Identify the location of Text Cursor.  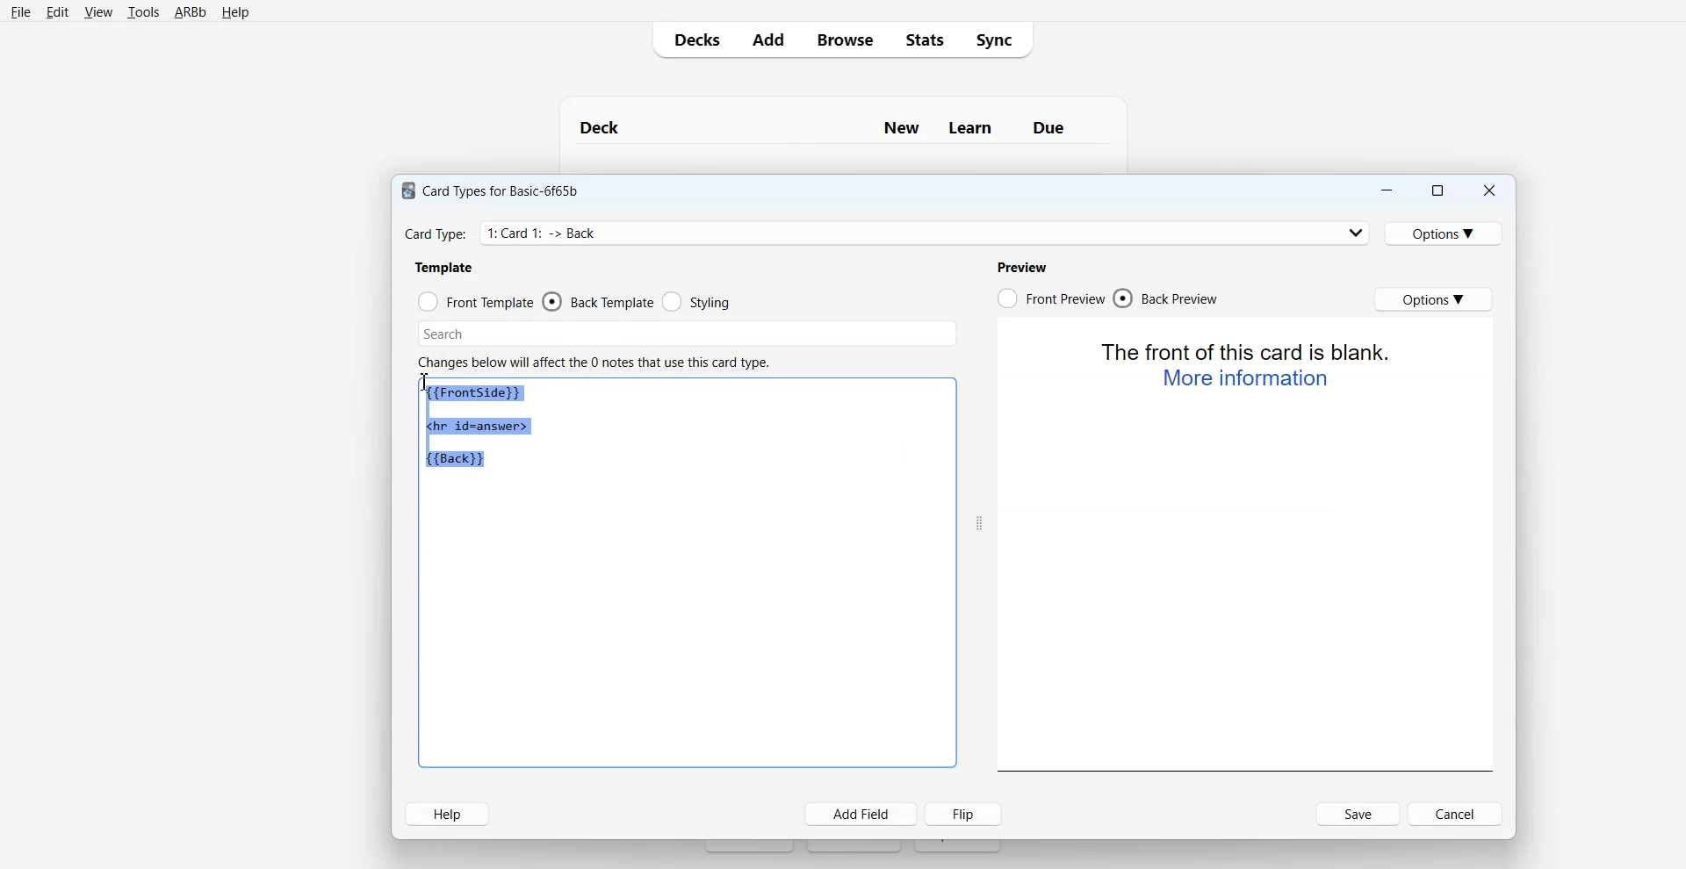
(421, 380).